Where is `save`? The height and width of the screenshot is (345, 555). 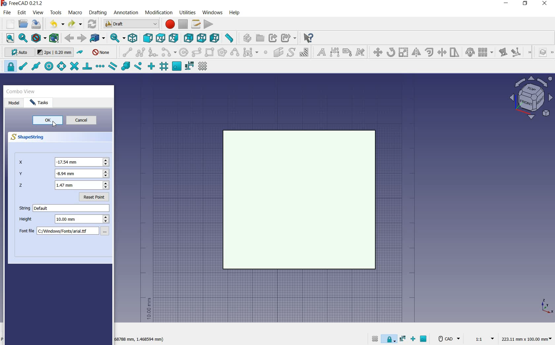 save is located at coordinates (36, 24).